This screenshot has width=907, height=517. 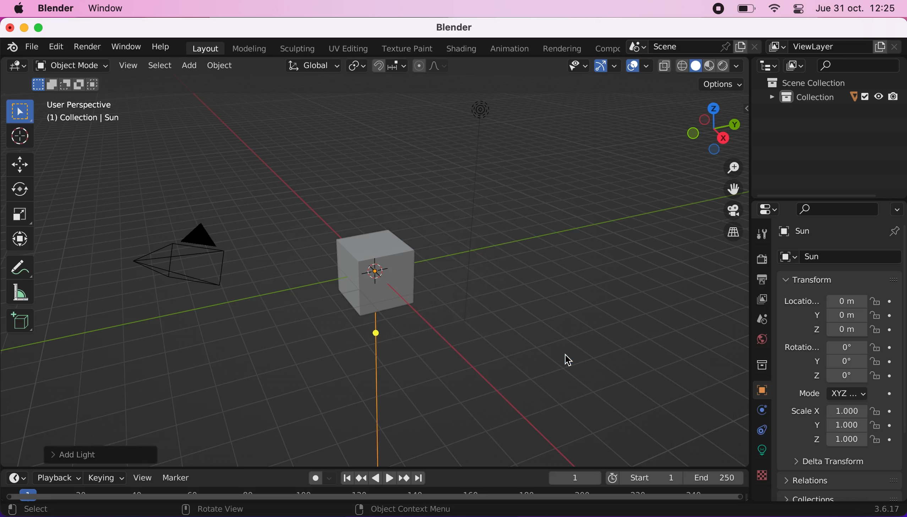 I want to click on view layer, so click(x=755, y=299).